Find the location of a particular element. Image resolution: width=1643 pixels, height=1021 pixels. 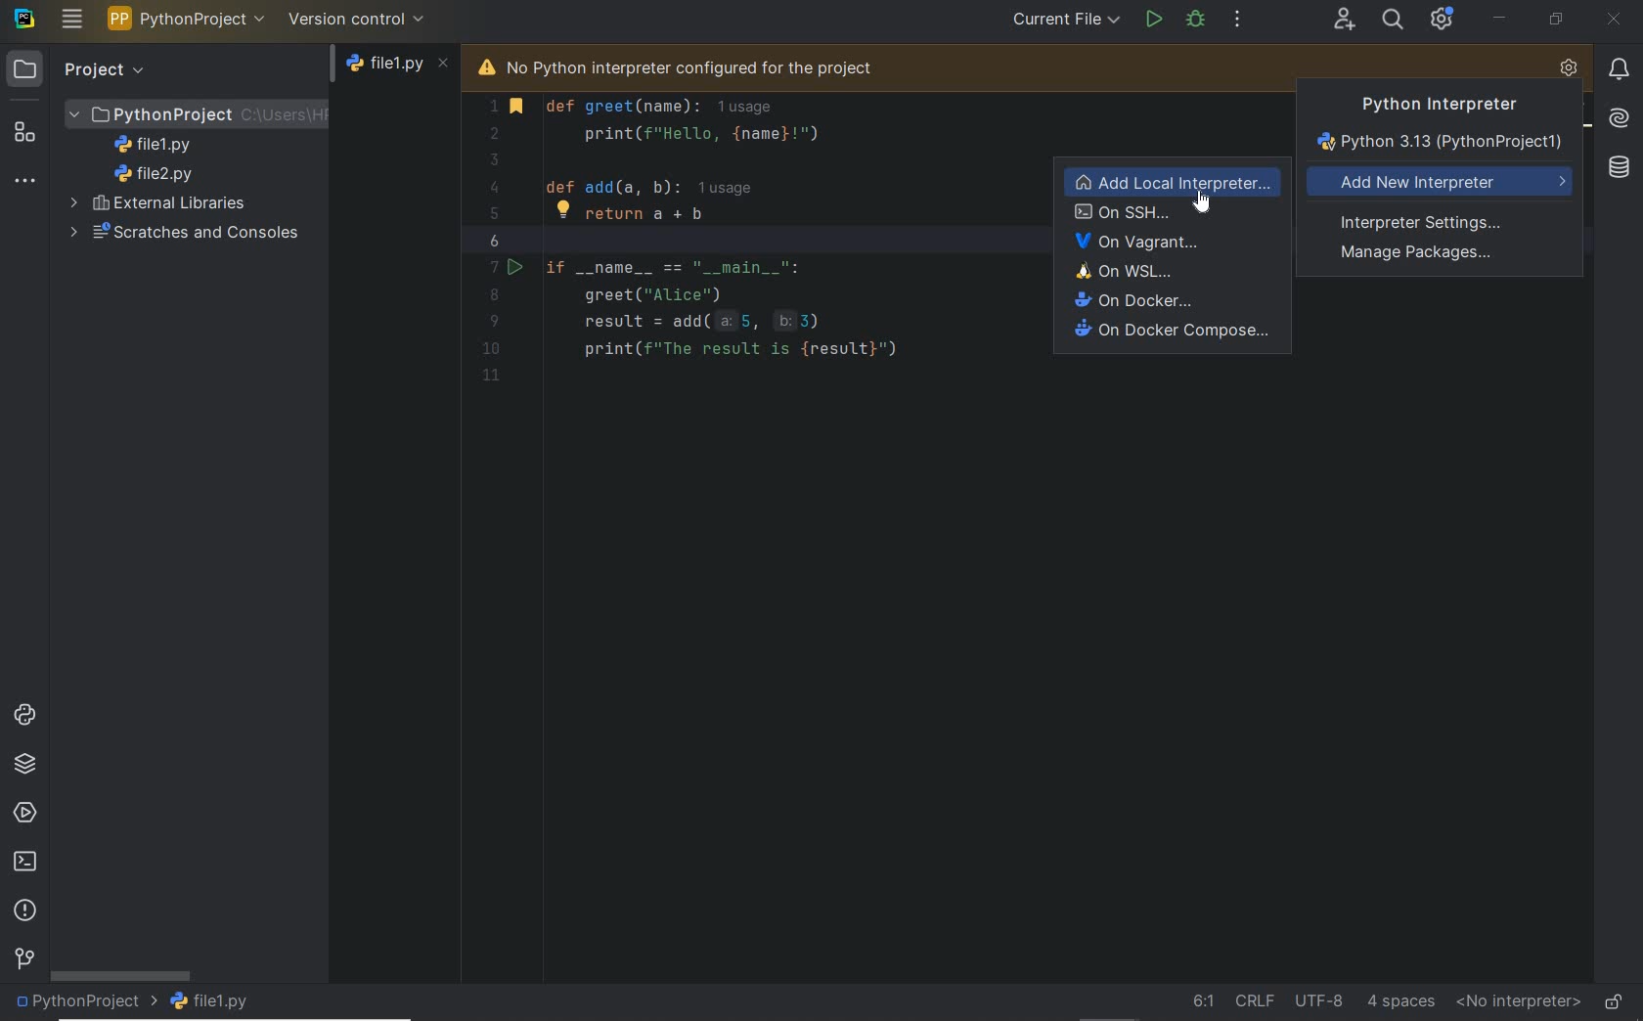

MINIMIZE is located at coordinates (1500, 18).